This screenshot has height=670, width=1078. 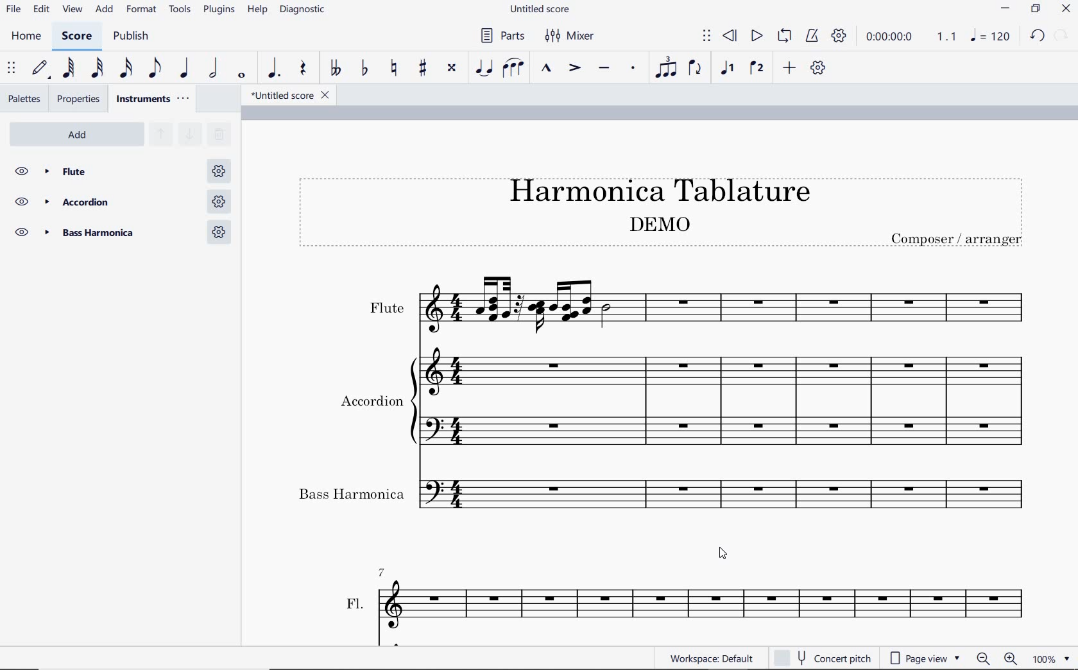 I want to click on file name, so click(x=285, y=94).